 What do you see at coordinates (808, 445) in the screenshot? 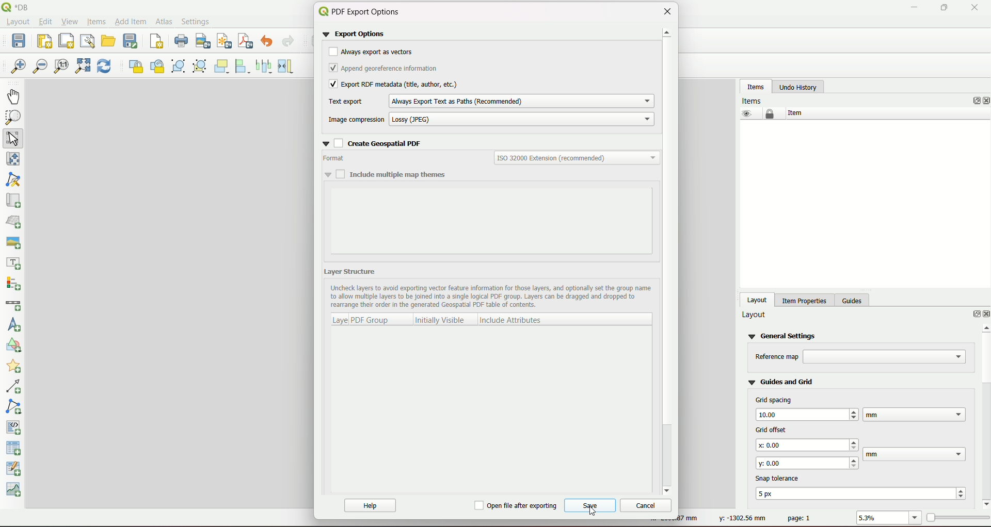
I see `text box` at bounding box center [808, 445].